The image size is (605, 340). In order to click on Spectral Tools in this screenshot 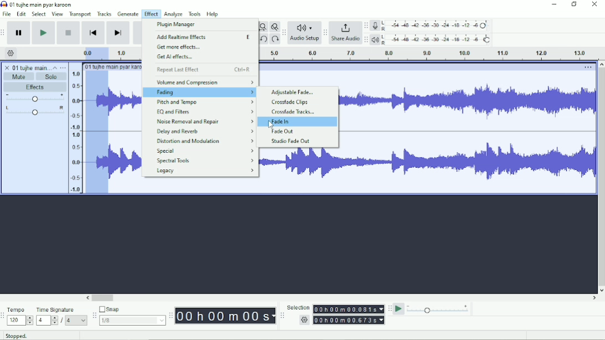, I will do `click(204, 161)`.